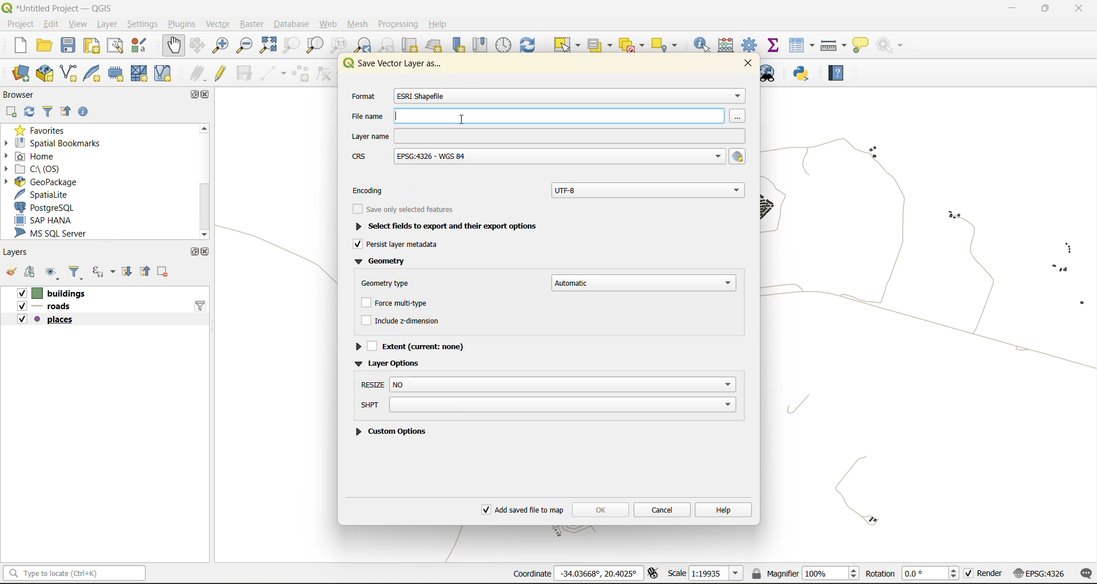 This screenshot has width=1097, height=584. Describe the element at coordinates (246, 72) in the screenshot. I see `save edits` at that location.